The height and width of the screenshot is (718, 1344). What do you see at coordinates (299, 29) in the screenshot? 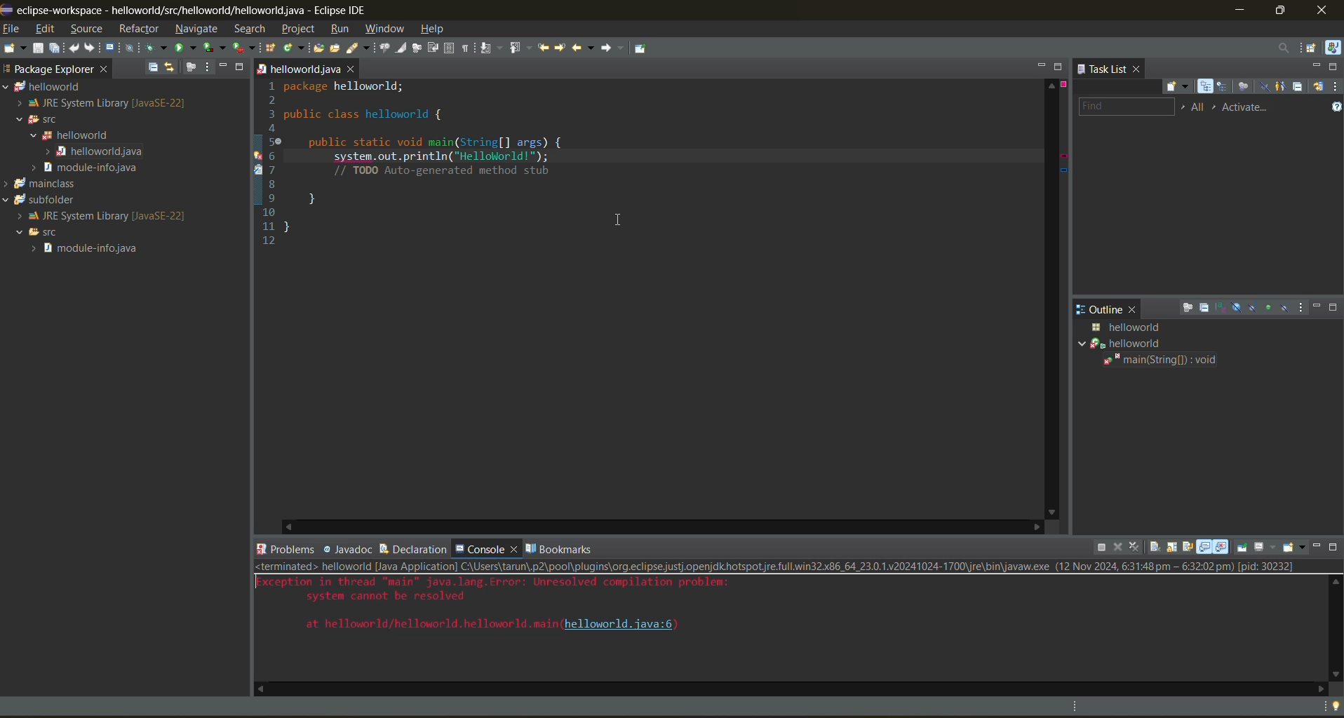
I see `project` at bounding box center [299, 29].